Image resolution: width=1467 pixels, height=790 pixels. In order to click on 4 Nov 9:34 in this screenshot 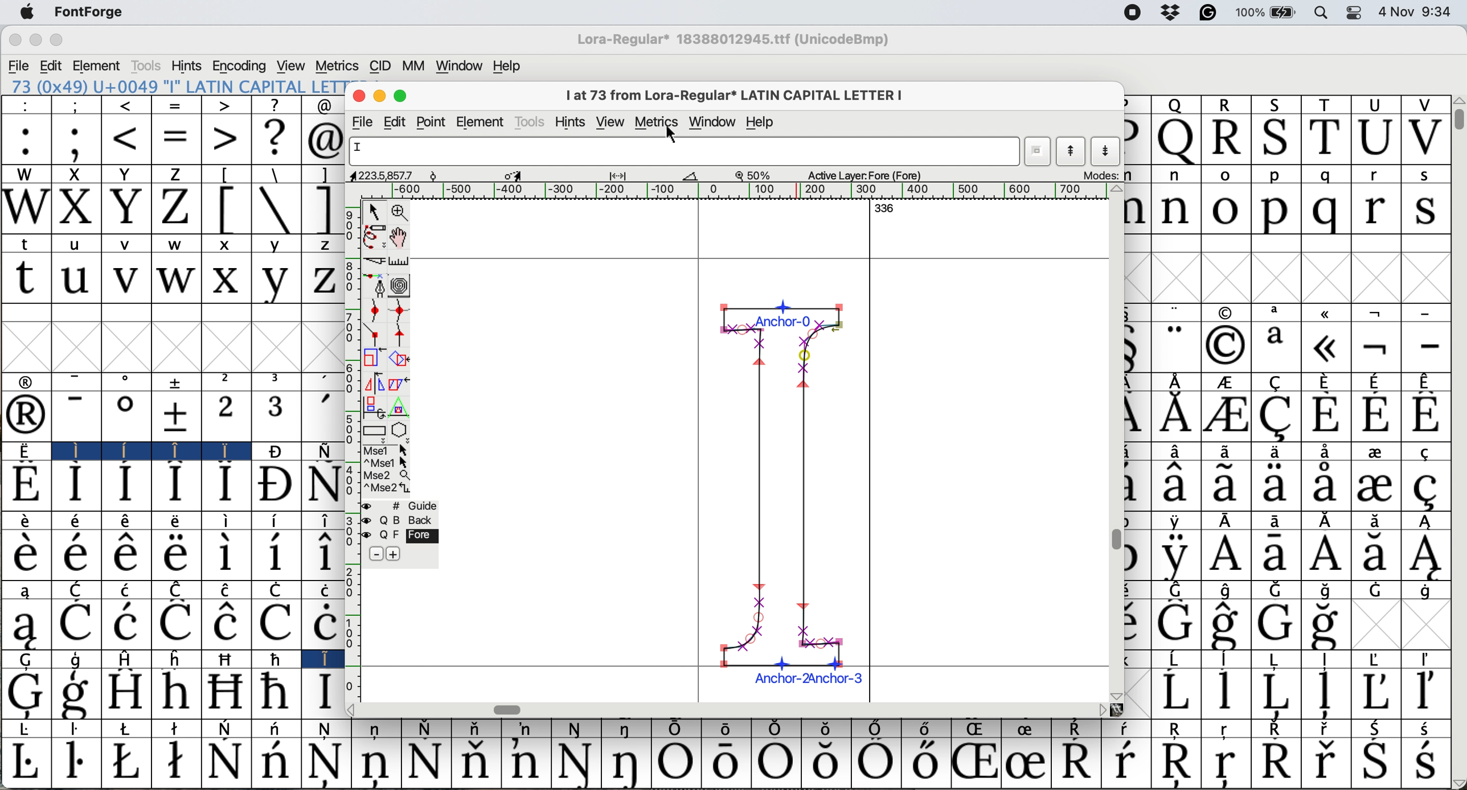, I will do `click(1417, 12)`.